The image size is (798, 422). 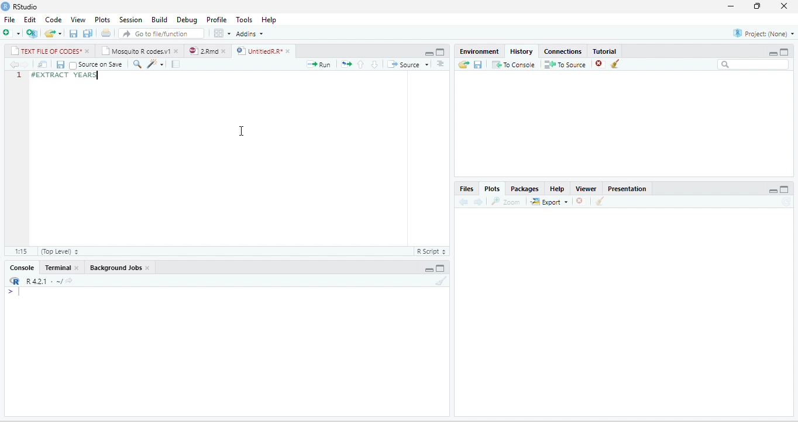 What do you see at coordinates (136, 51) in the screenshot?
I see `Mosquito R codes.v1` at bounding box center [136, 51].